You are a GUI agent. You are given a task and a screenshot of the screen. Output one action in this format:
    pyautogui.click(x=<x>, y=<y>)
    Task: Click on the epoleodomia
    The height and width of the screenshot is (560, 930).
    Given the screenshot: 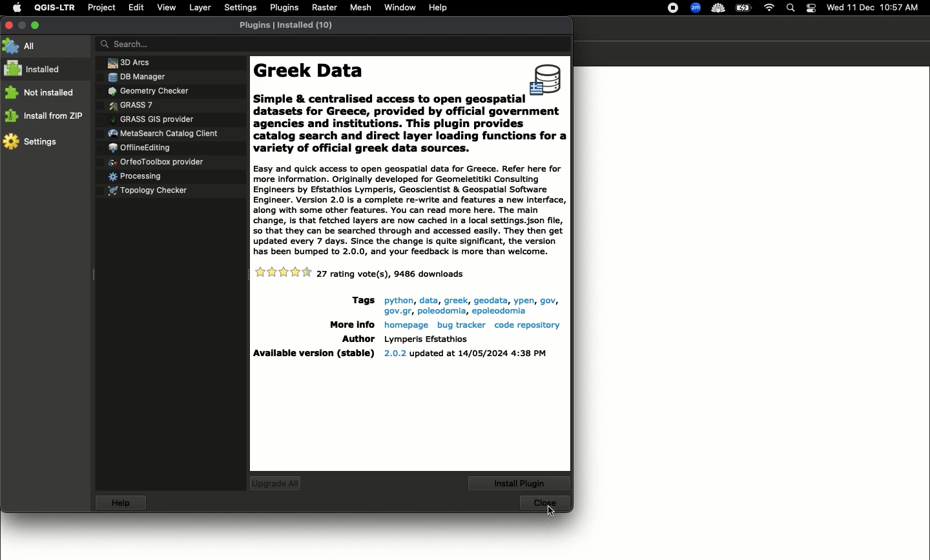 What is the action you would take?
    pyautogui.click(x=500, y=312)
    